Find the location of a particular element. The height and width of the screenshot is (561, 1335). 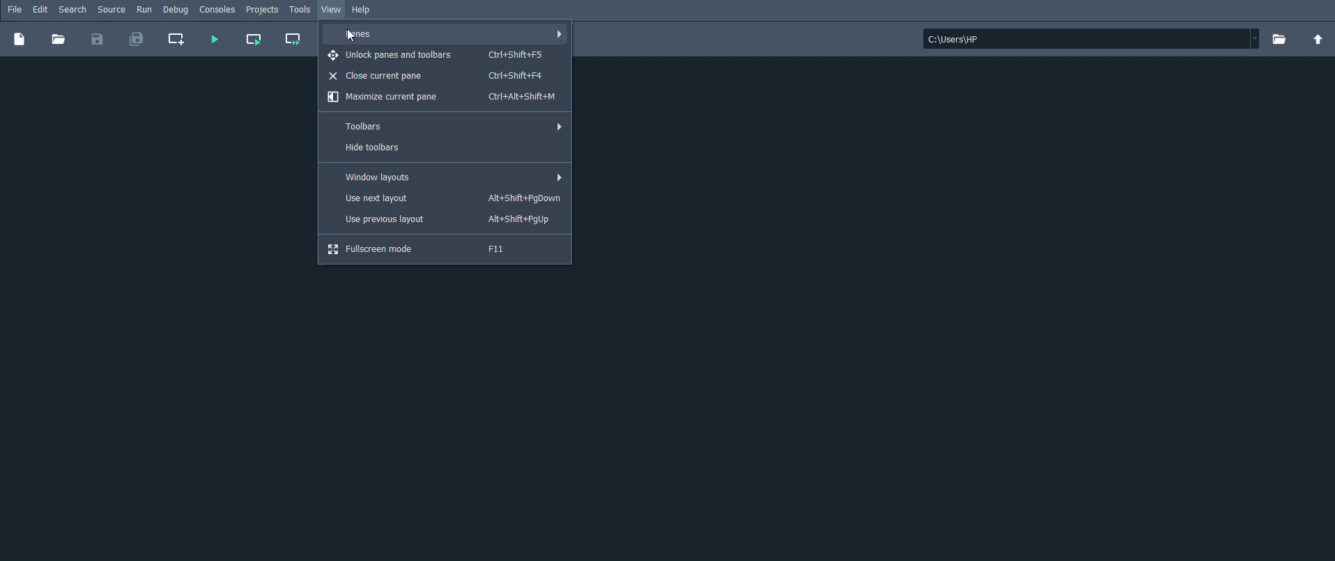

Run current cell is located at coordinates (254, 40).